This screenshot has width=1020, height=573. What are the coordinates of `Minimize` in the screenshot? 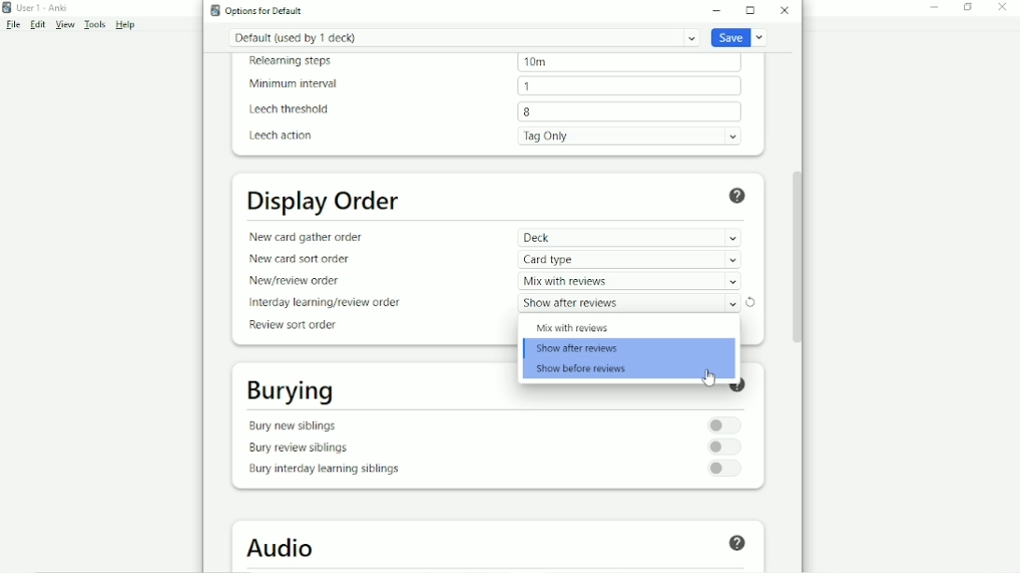 It's located at (717, 10).